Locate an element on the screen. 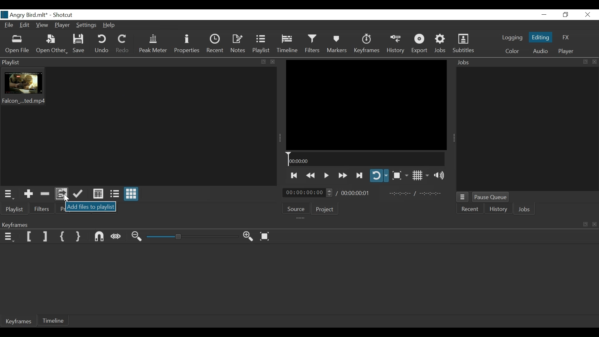 This screenshot has height=337, width=599. Color is located at coordinates (513, 51).